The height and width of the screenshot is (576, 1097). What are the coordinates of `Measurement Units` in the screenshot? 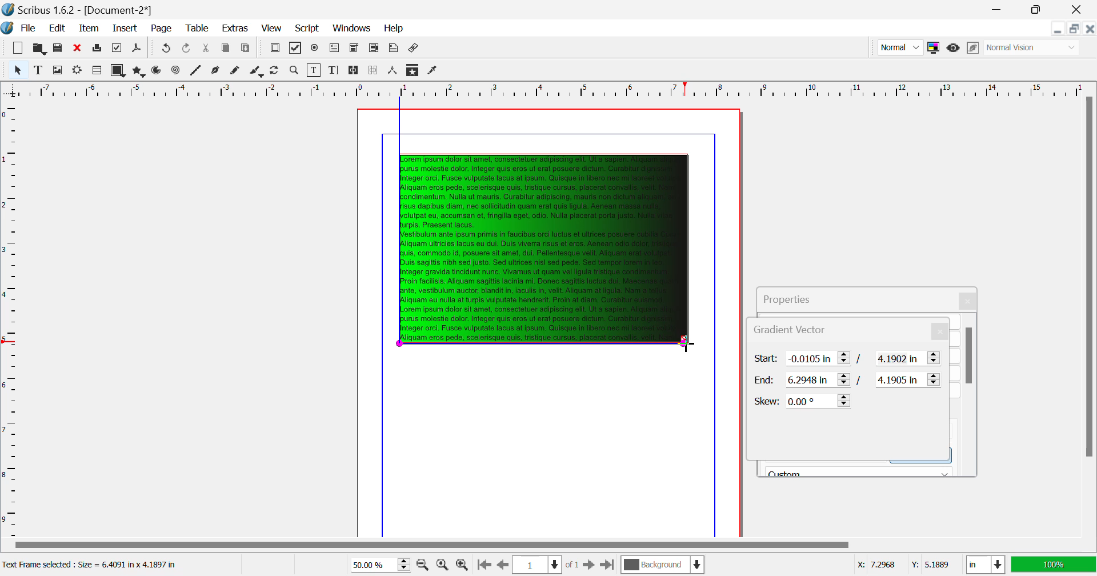 It's located at (986, 566).